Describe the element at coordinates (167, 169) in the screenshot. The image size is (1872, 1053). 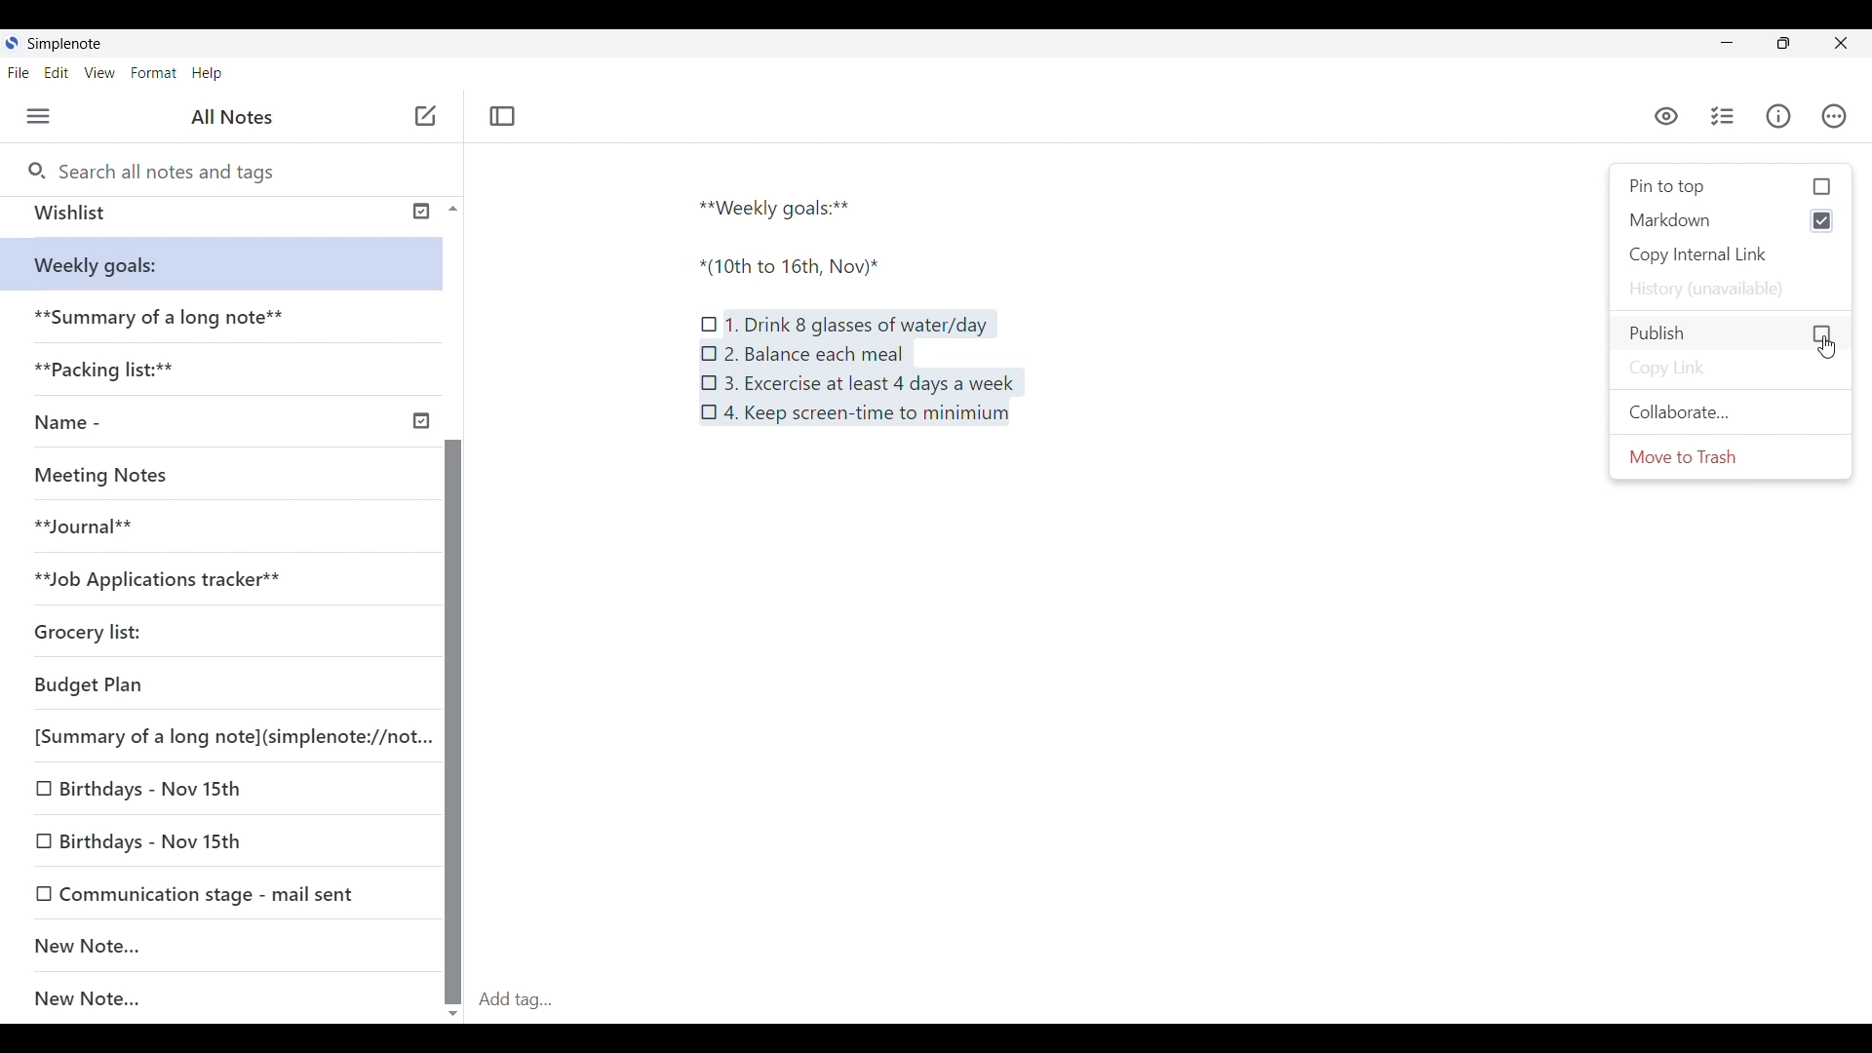
I see `Search all notes and tags` at that location.